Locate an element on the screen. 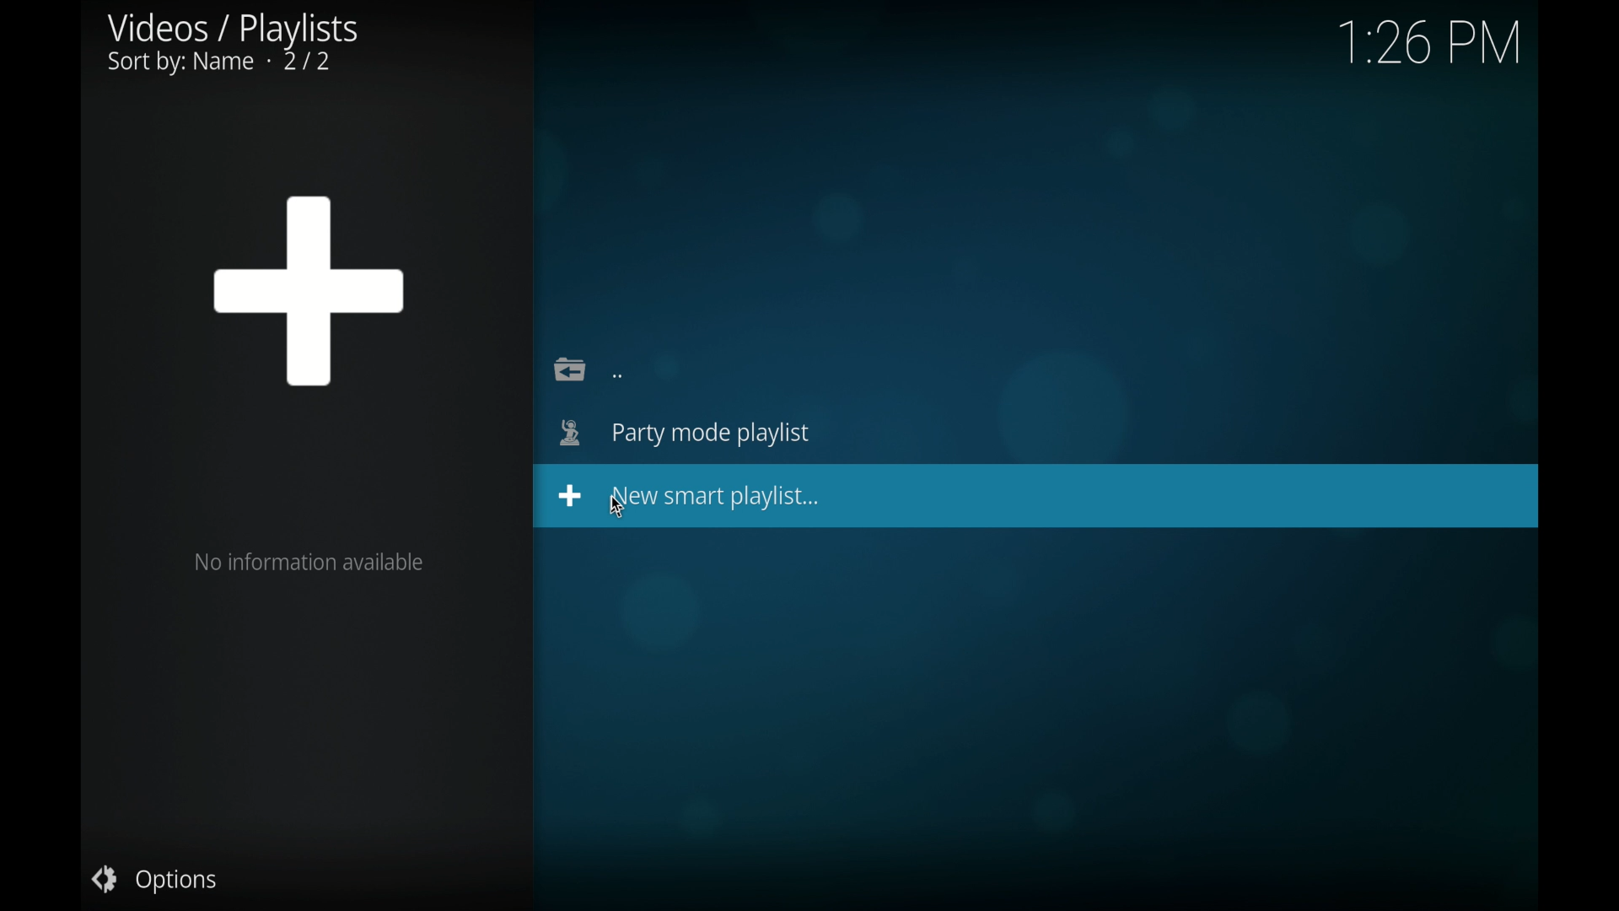  cursor is located at coordinates (617, 509).